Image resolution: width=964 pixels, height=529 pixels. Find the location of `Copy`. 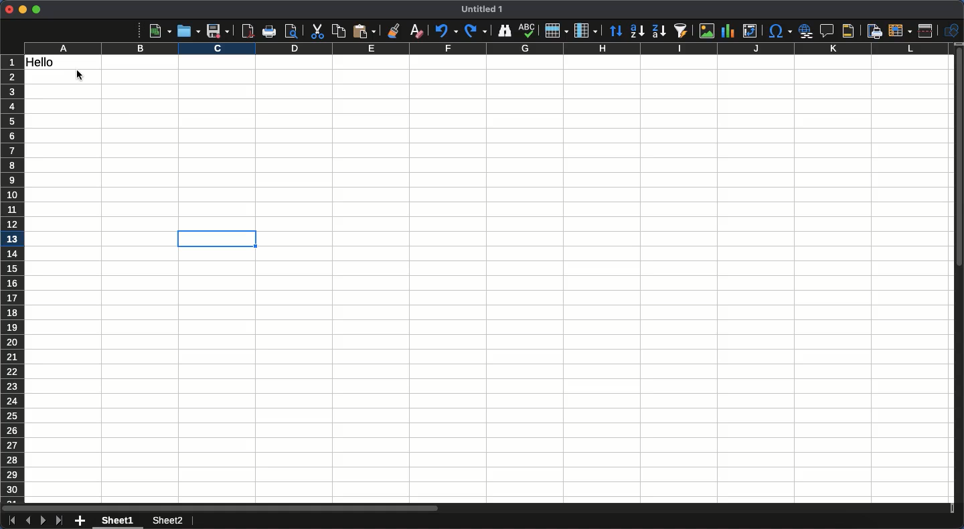

Copy is located at coordinates (339, 31).